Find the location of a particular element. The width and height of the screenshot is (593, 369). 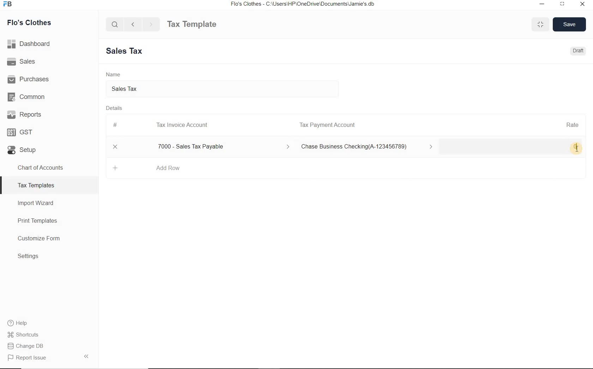

Chase Business Checking(A-123456789) is located at coordinates (369, 147).